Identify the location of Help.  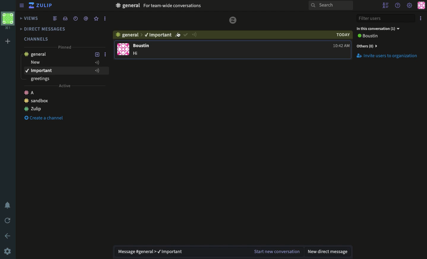
(398, 6).